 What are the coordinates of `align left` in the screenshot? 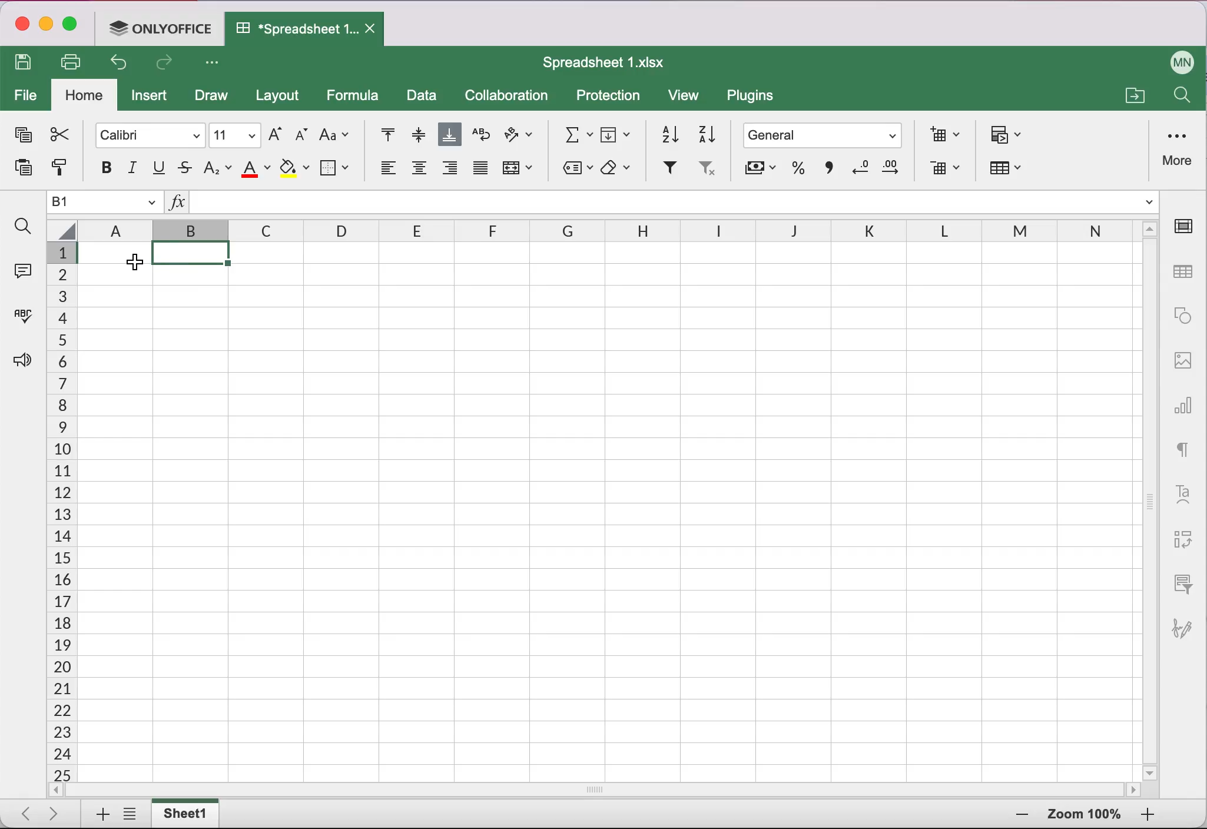 It's located at (386, 171).